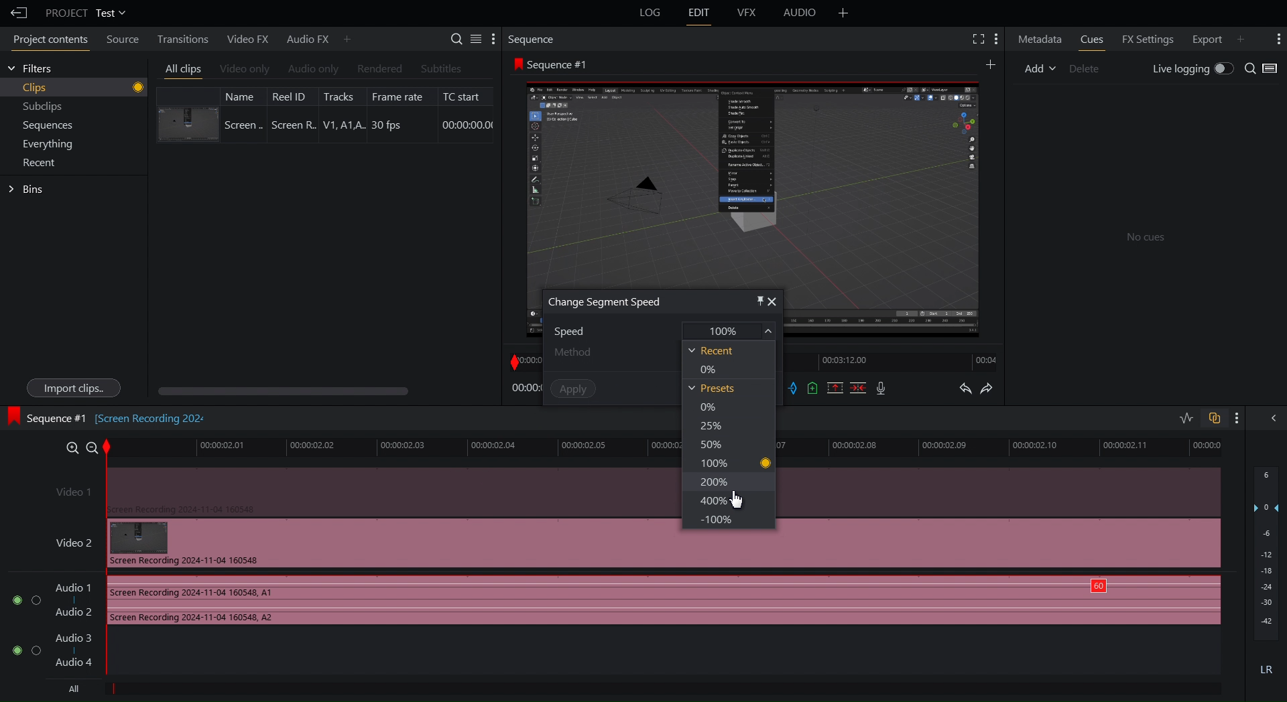 The width and height of the screenshot is (1287, 702). What do you see at coordinates (733, 462) in the screenshot?
I see `100%` at bounding box center [733, 462].